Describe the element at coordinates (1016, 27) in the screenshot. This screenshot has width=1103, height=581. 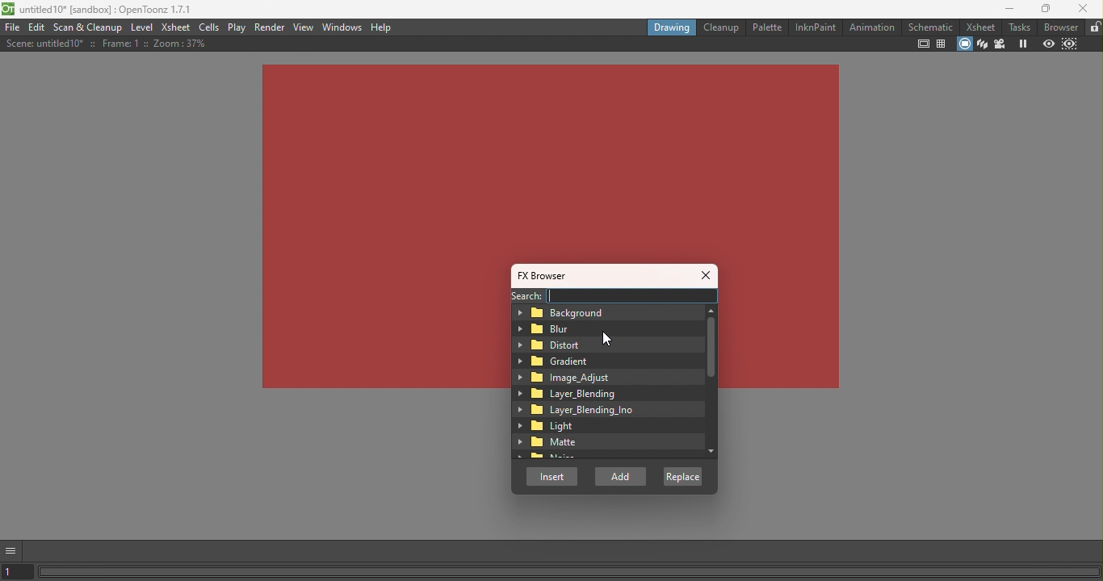
I see `Tasks` at that location.